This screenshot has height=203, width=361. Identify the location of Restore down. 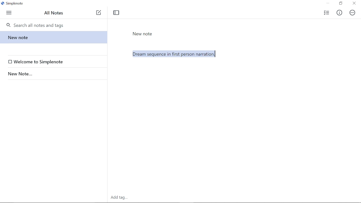
(340, 4).